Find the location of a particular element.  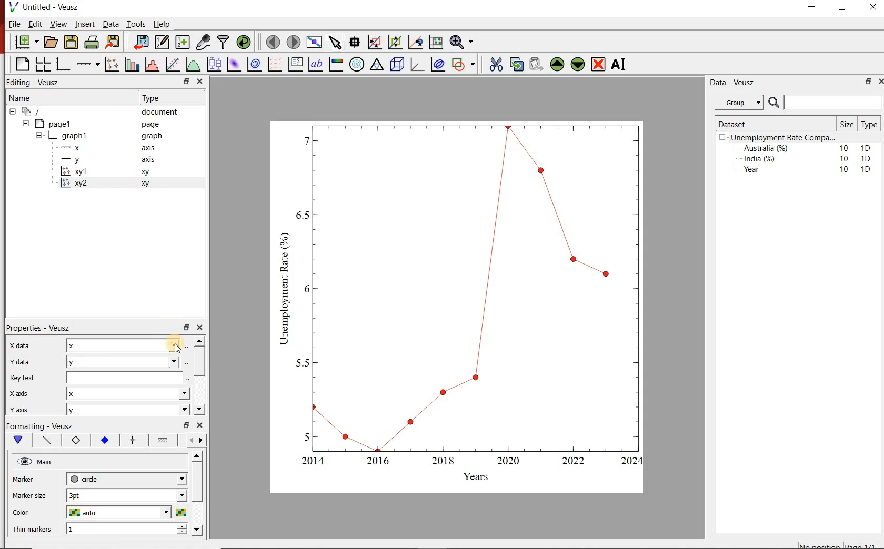

xy 2 xy is located at coordinates (121, 182).